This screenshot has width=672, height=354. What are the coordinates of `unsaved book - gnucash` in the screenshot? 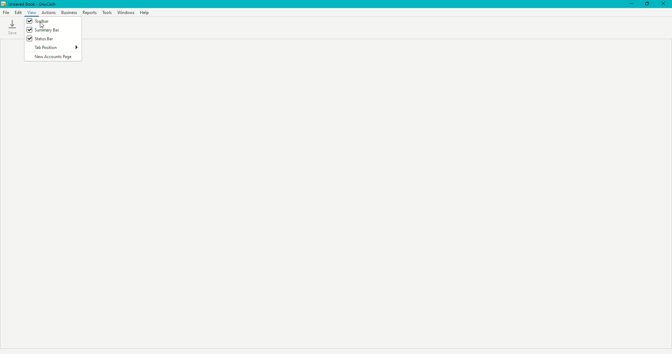 It's located at (37, 3).